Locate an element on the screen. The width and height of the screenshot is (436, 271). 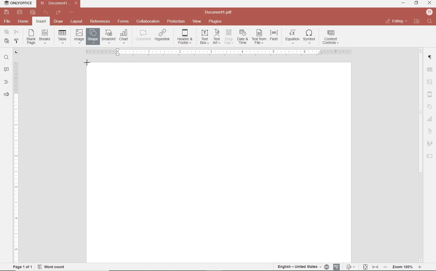
NSERT EQUATION is located at coordinates (292, 36).